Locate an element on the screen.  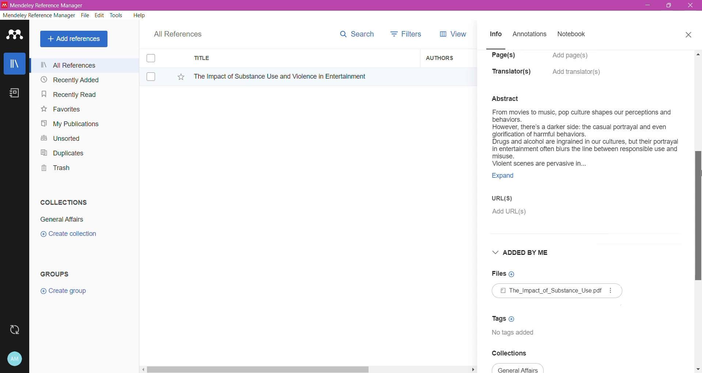
Collections is located at coordinates (62, 201).